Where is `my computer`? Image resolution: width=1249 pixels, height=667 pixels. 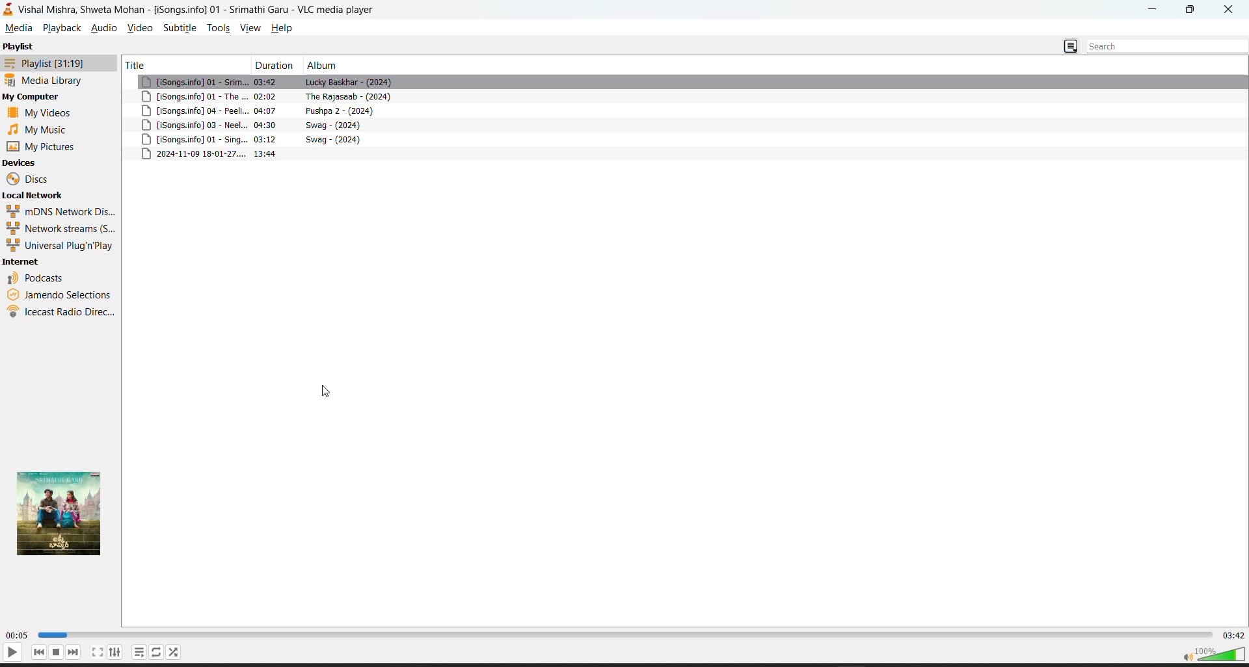
my computer is located at coordinates (38, 98).